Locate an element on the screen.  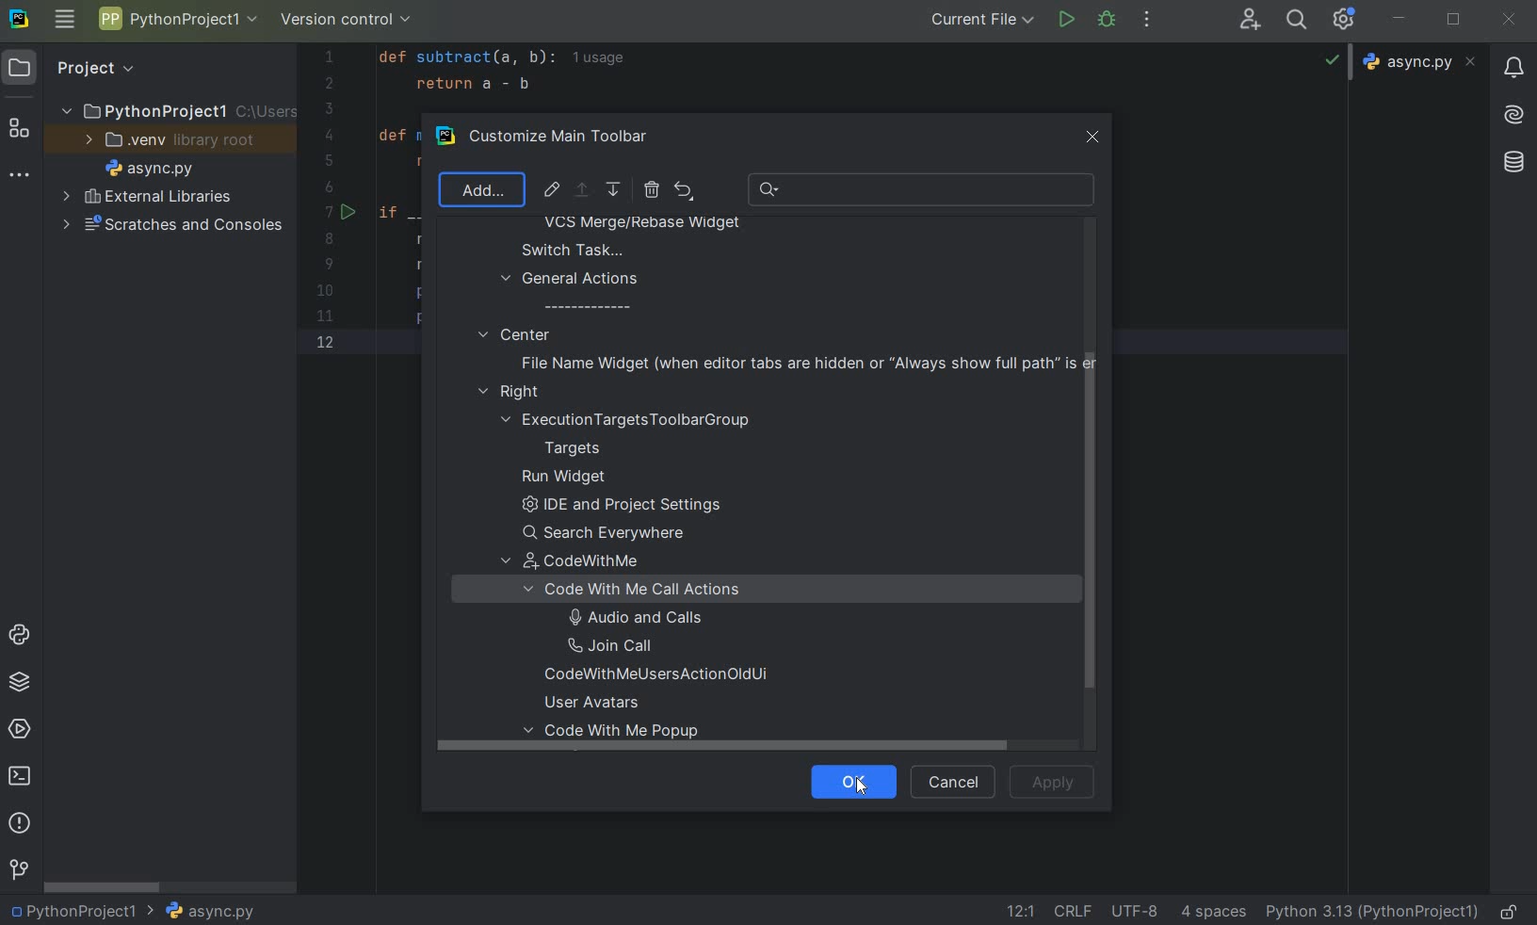
RESTORE DOWN is located at coordinates (1454, 17).